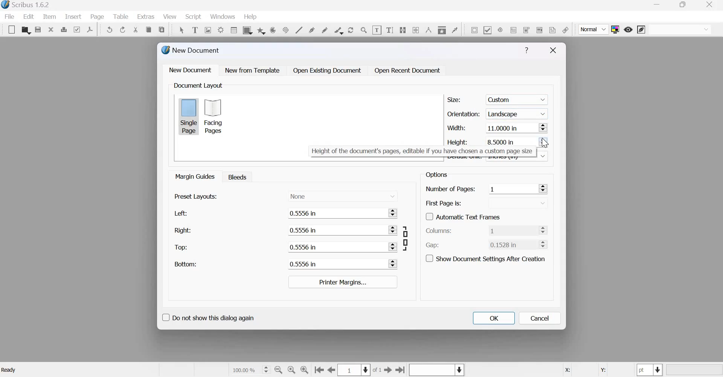  Describe the element at coordinates (337, 30) in the screenshot. I see `calligraphic line` at that location.